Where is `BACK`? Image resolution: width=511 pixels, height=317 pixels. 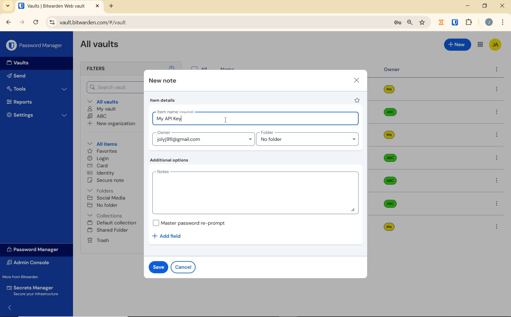 BACK is located at coordinates (9, 22).